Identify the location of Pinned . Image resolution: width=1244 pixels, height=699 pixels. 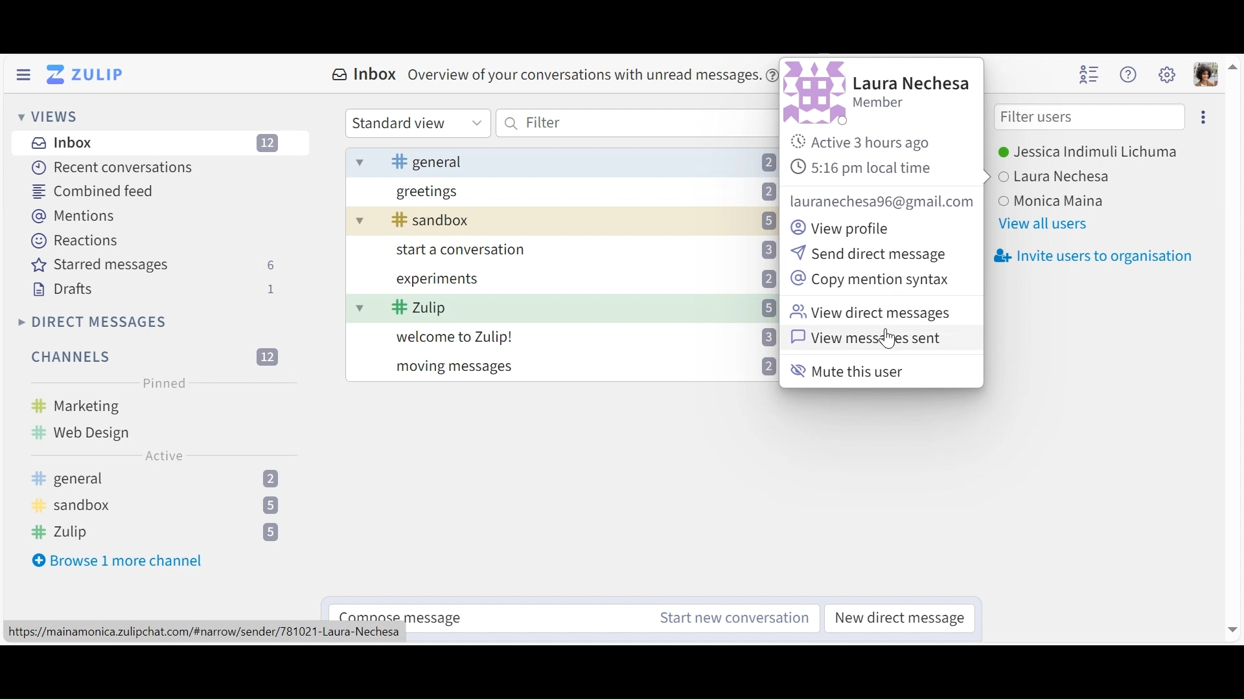
(161, 383).